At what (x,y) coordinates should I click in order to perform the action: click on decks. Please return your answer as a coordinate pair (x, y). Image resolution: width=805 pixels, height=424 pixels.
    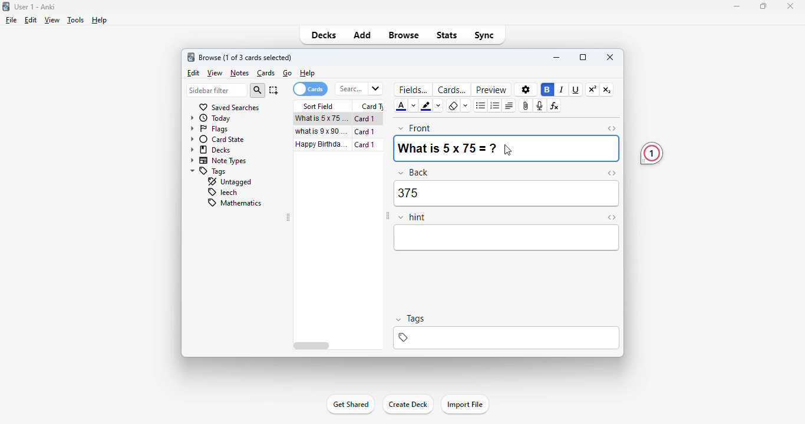
    Looking at the image, I should click on (325, 35).